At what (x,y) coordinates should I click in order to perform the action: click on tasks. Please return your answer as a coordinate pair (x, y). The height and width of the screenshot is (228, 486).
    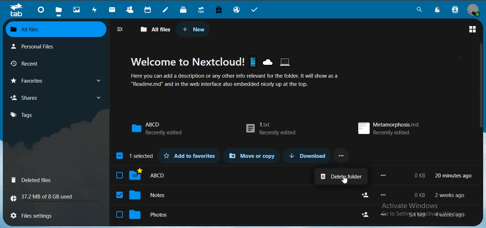
    Looking at the image, I should click on (256, 10).